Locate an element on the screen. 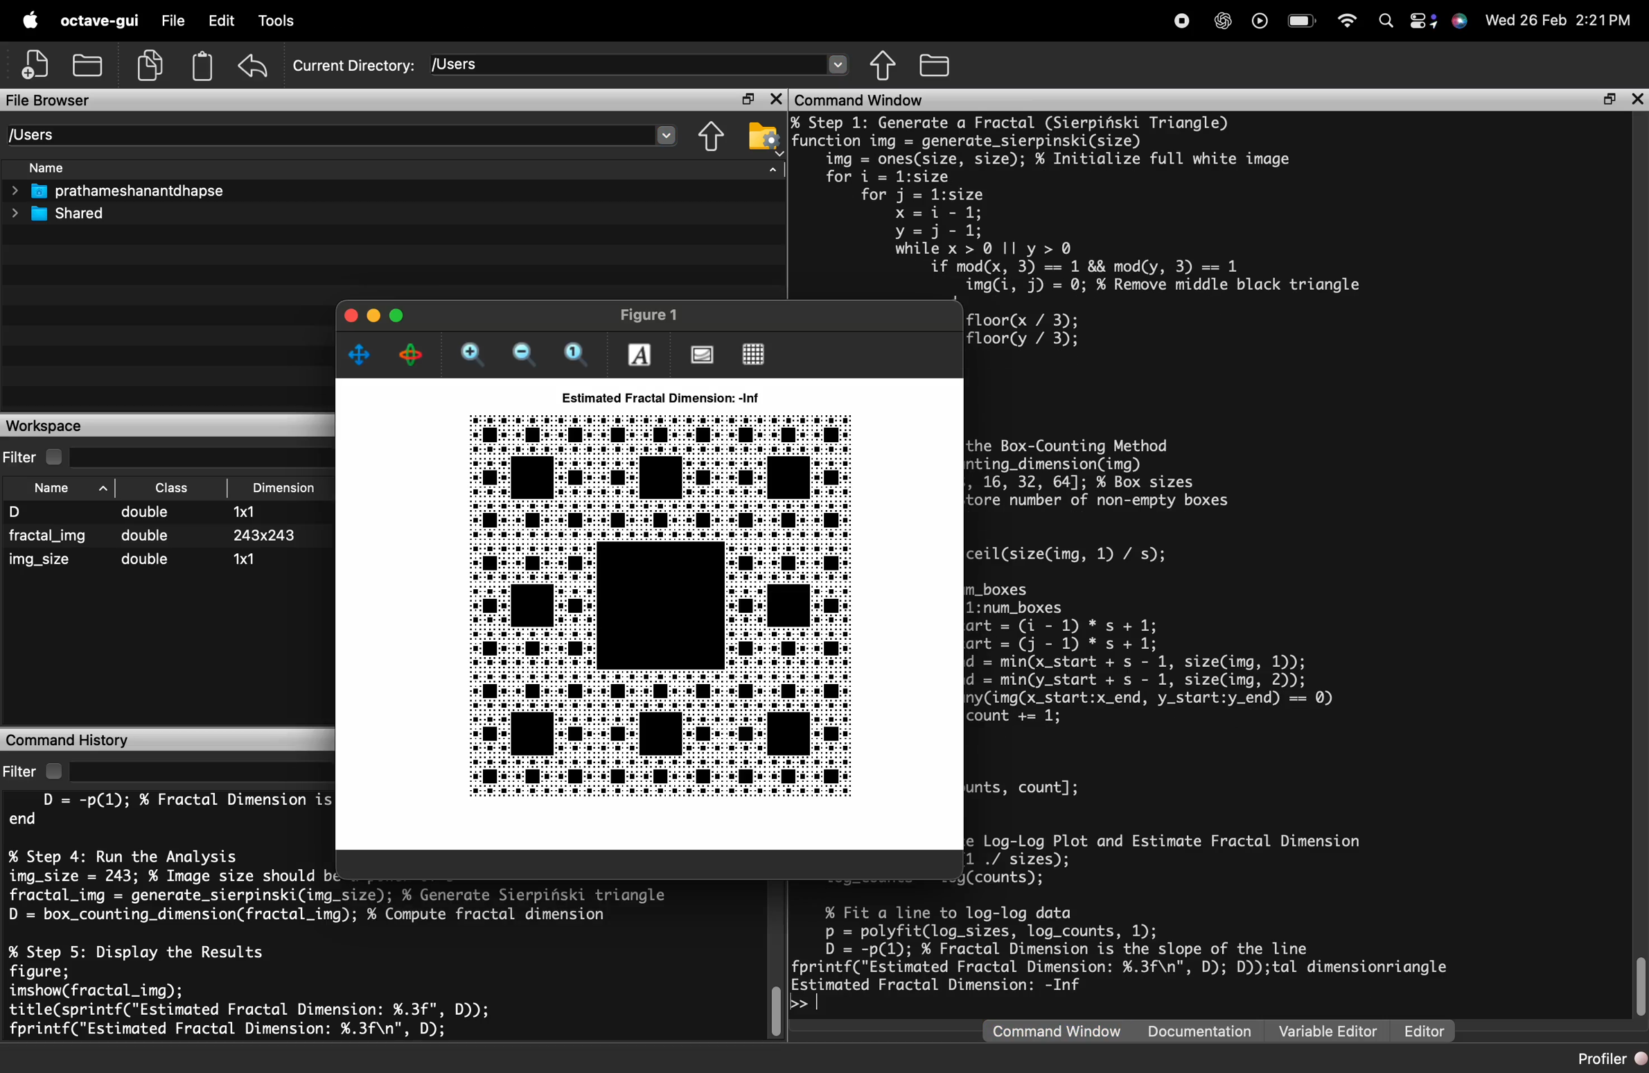 This screenshot has width=1649, height=1073. close is located at coordinates (1637, 100).